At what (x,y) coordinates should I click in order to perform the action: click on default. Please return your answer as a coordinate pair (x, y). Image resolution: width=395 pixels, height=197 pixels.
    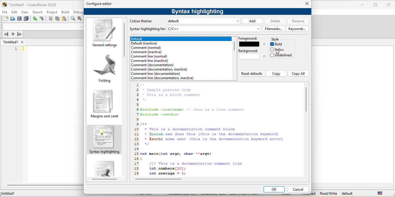
    Looking at the image, I should click on (181, 39).